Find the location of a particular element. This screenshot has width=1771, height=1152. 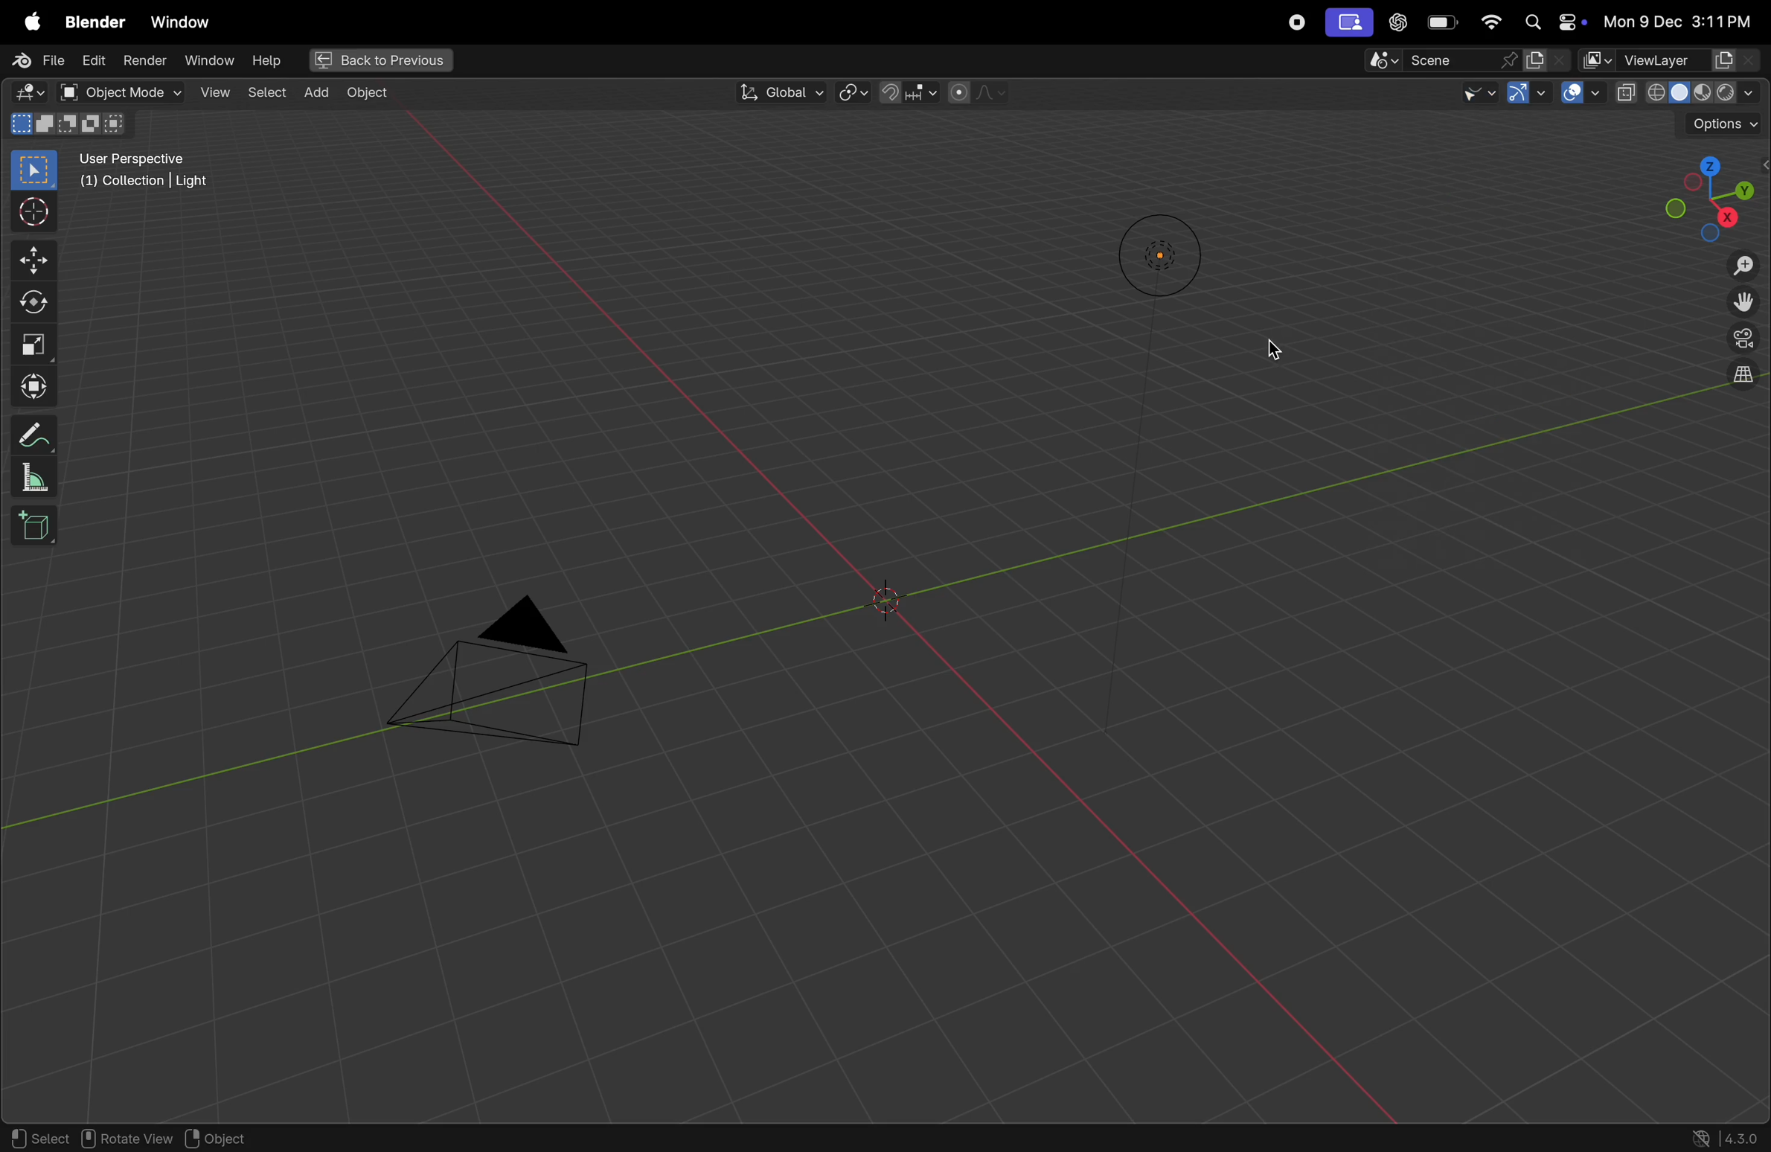

user perspective is located at coordinates (156, 171).